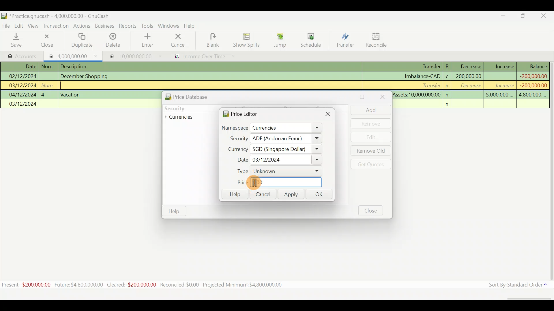  Describe the element at coordinates (328, 115) in the screenshot. I see `Close` at that location.